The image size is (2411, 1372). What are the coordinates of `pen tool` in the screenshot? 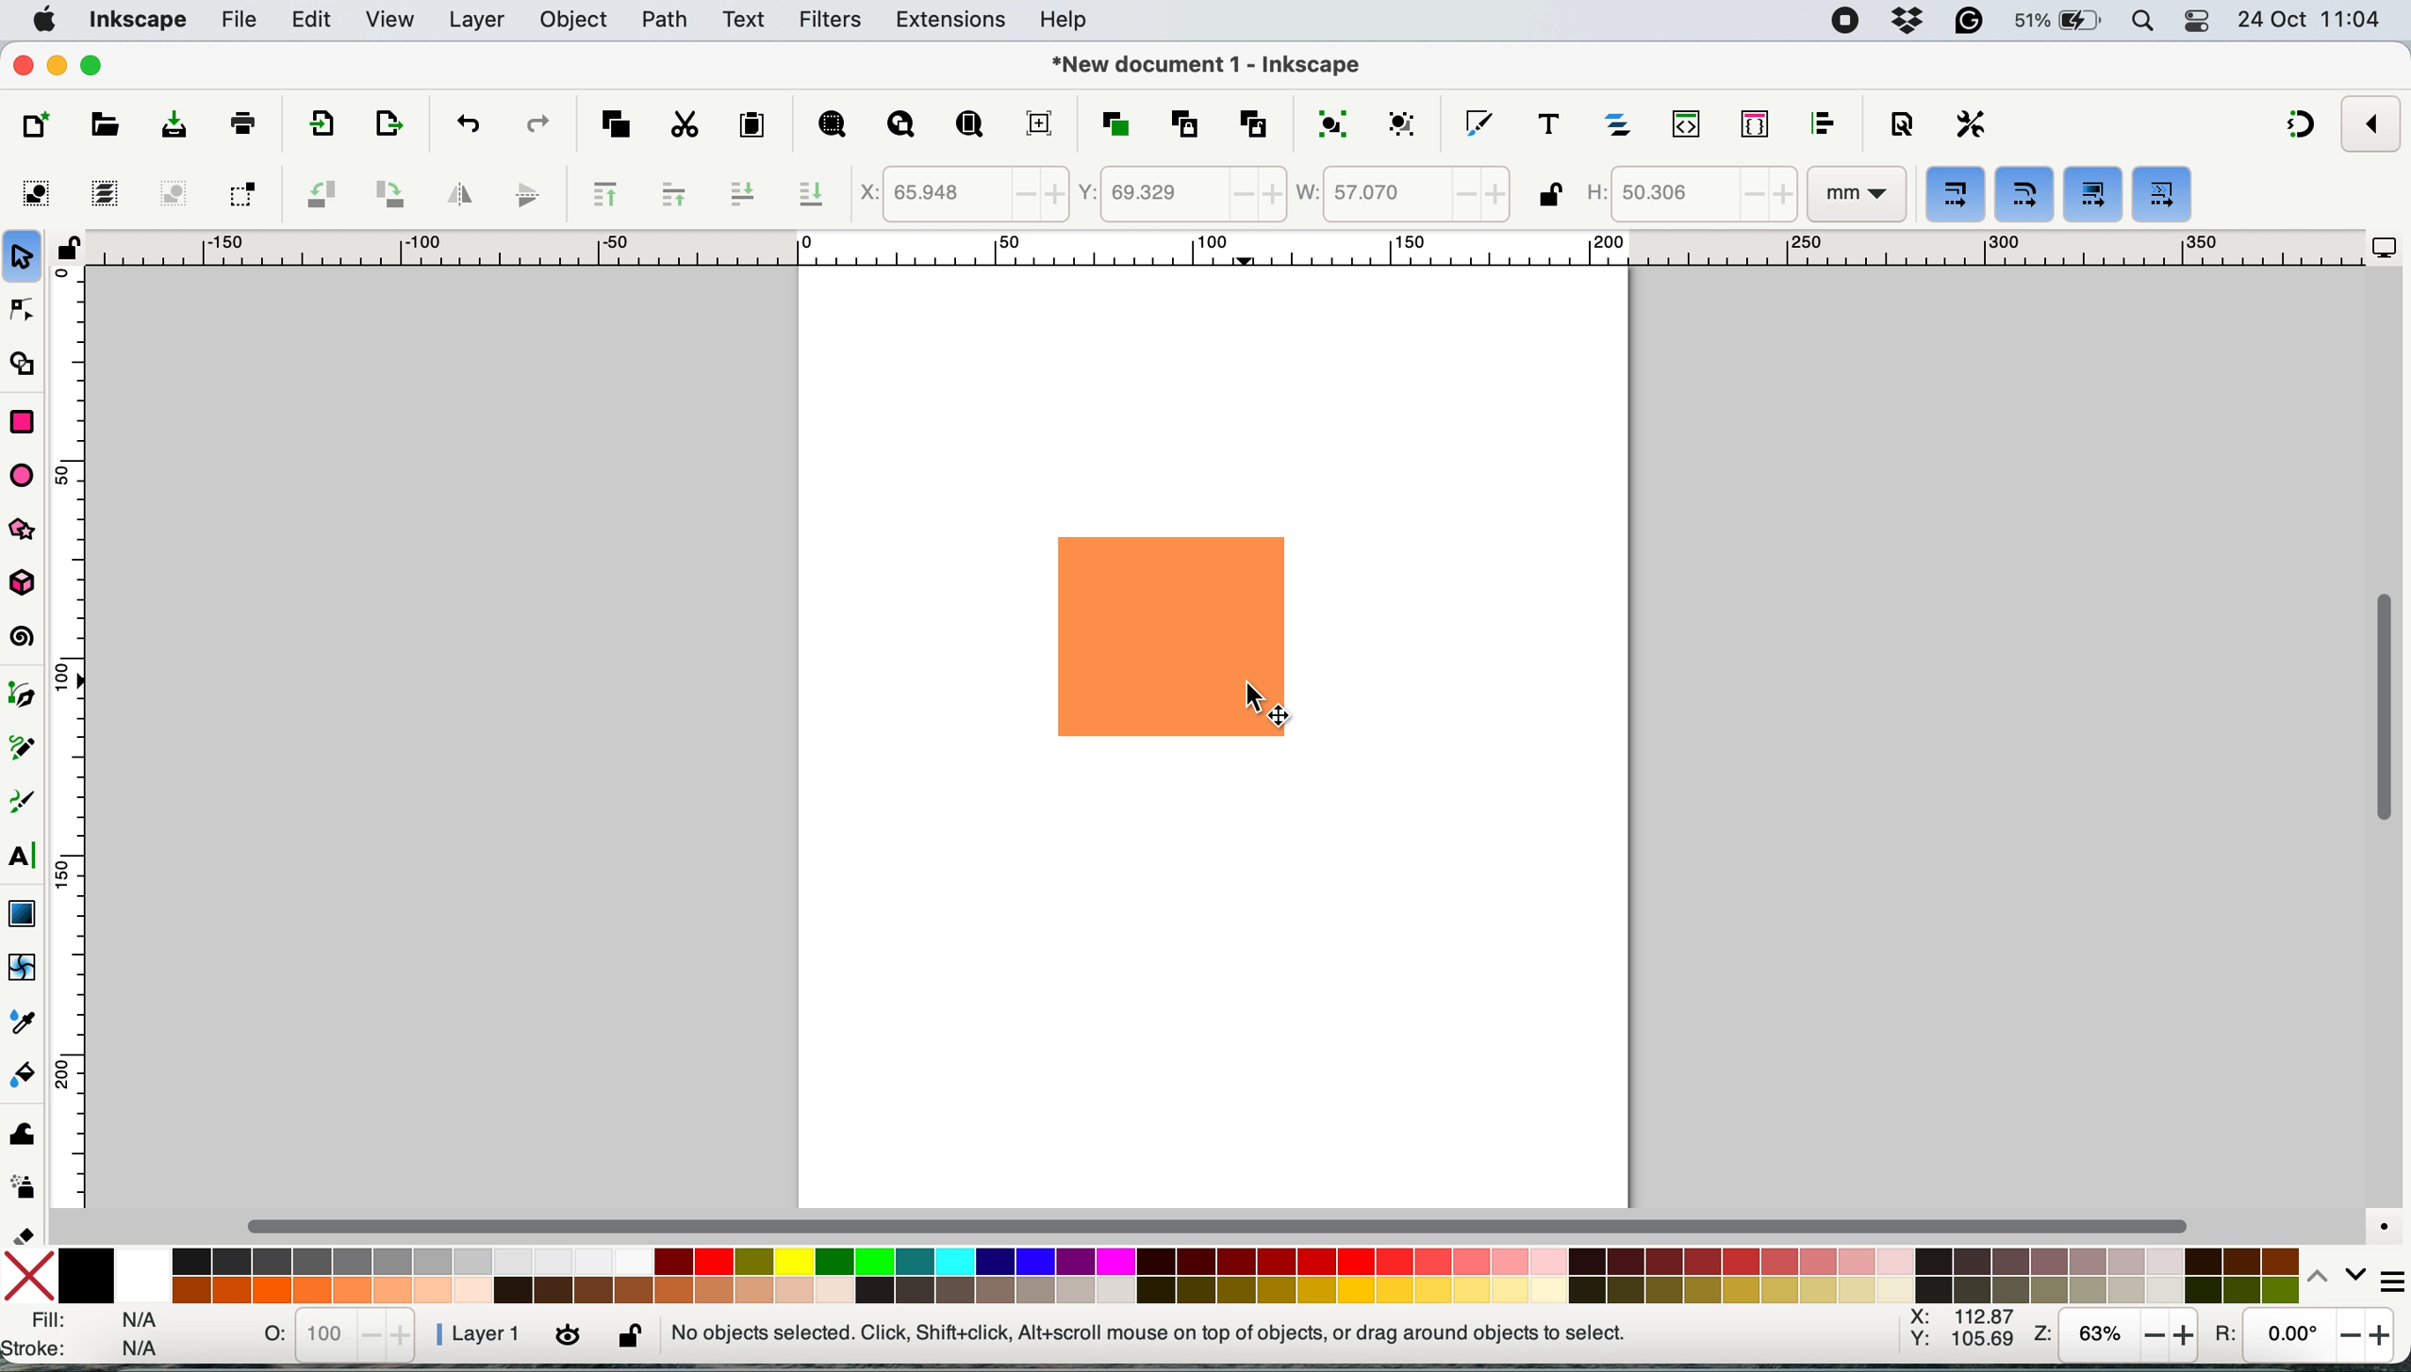 It's located at (26, 695).